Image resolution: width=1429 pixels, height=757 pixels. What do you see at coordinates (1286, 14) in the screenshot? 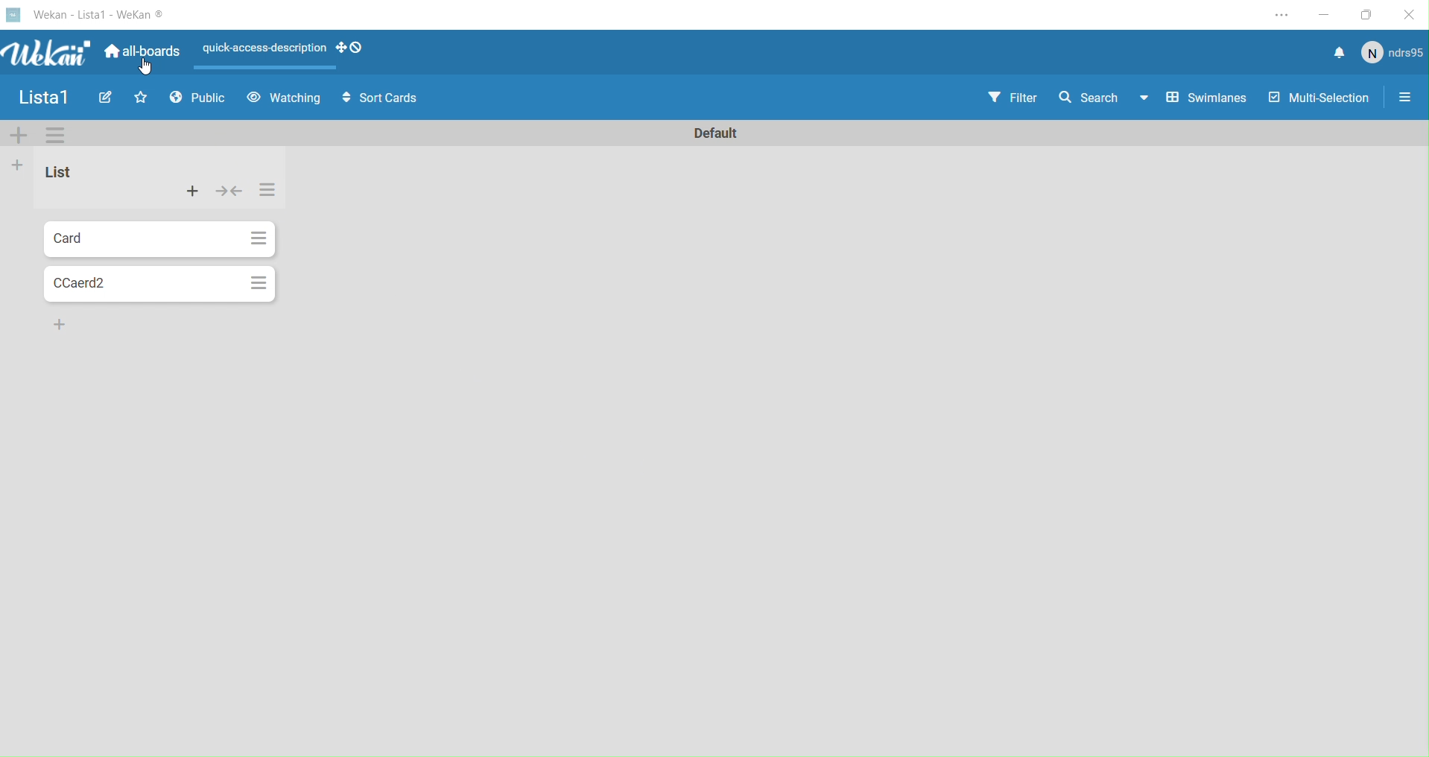
I see `Settings and More` at bounding box center [1286, 14].